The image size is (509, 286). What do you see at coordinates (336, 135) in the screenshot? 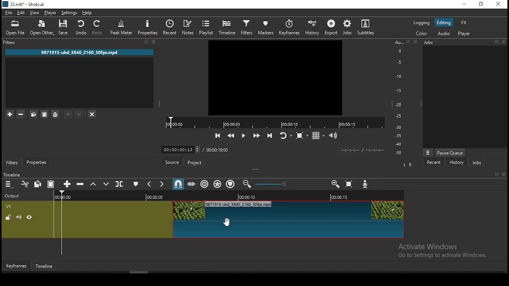
I see `show video volume control` at bounding box center [336, 135].